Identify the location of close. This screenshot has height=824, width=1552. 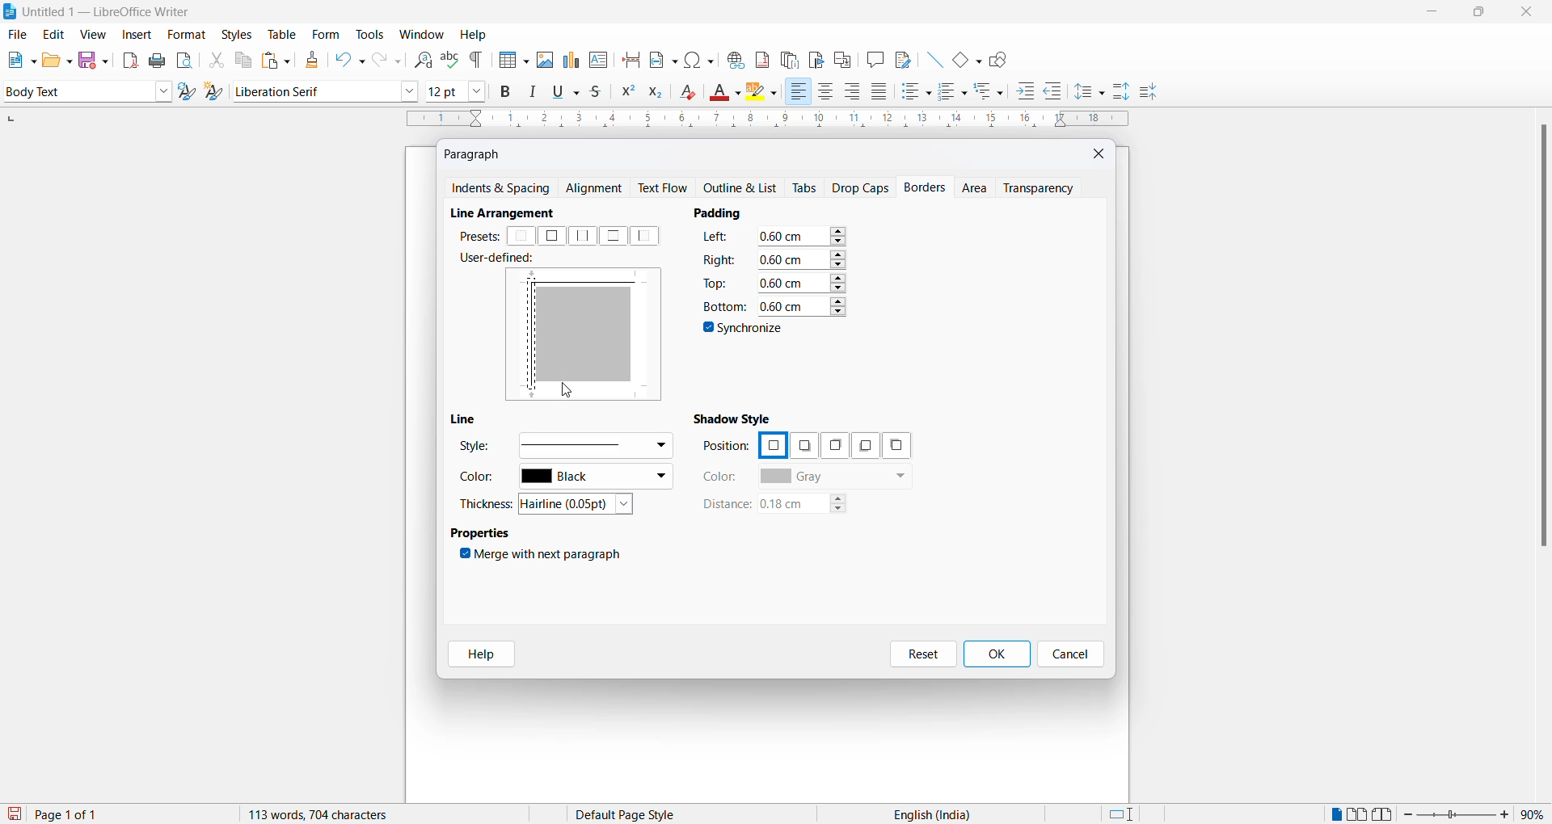
(1530, 13).